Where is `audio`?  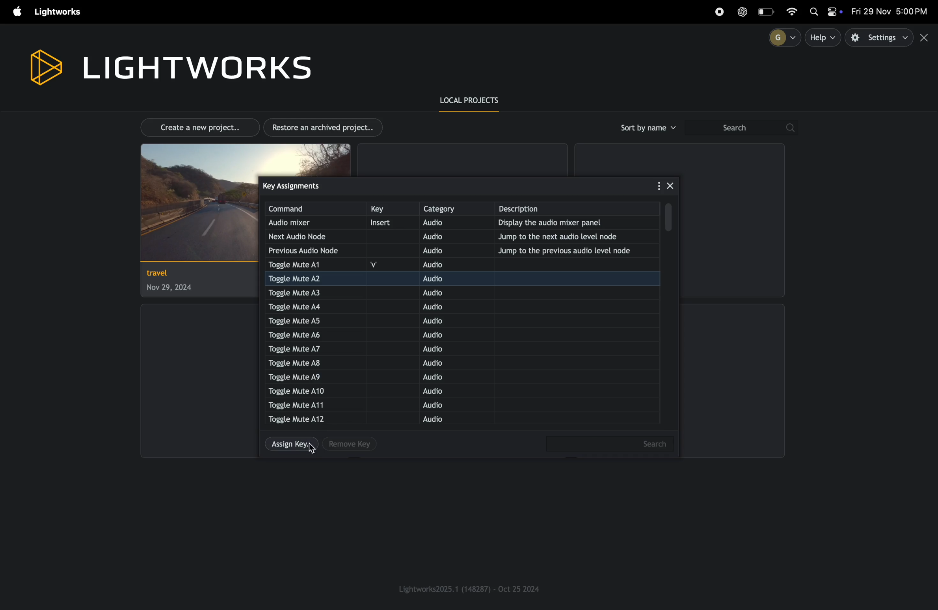
audio is located at coordinates (435, 322).